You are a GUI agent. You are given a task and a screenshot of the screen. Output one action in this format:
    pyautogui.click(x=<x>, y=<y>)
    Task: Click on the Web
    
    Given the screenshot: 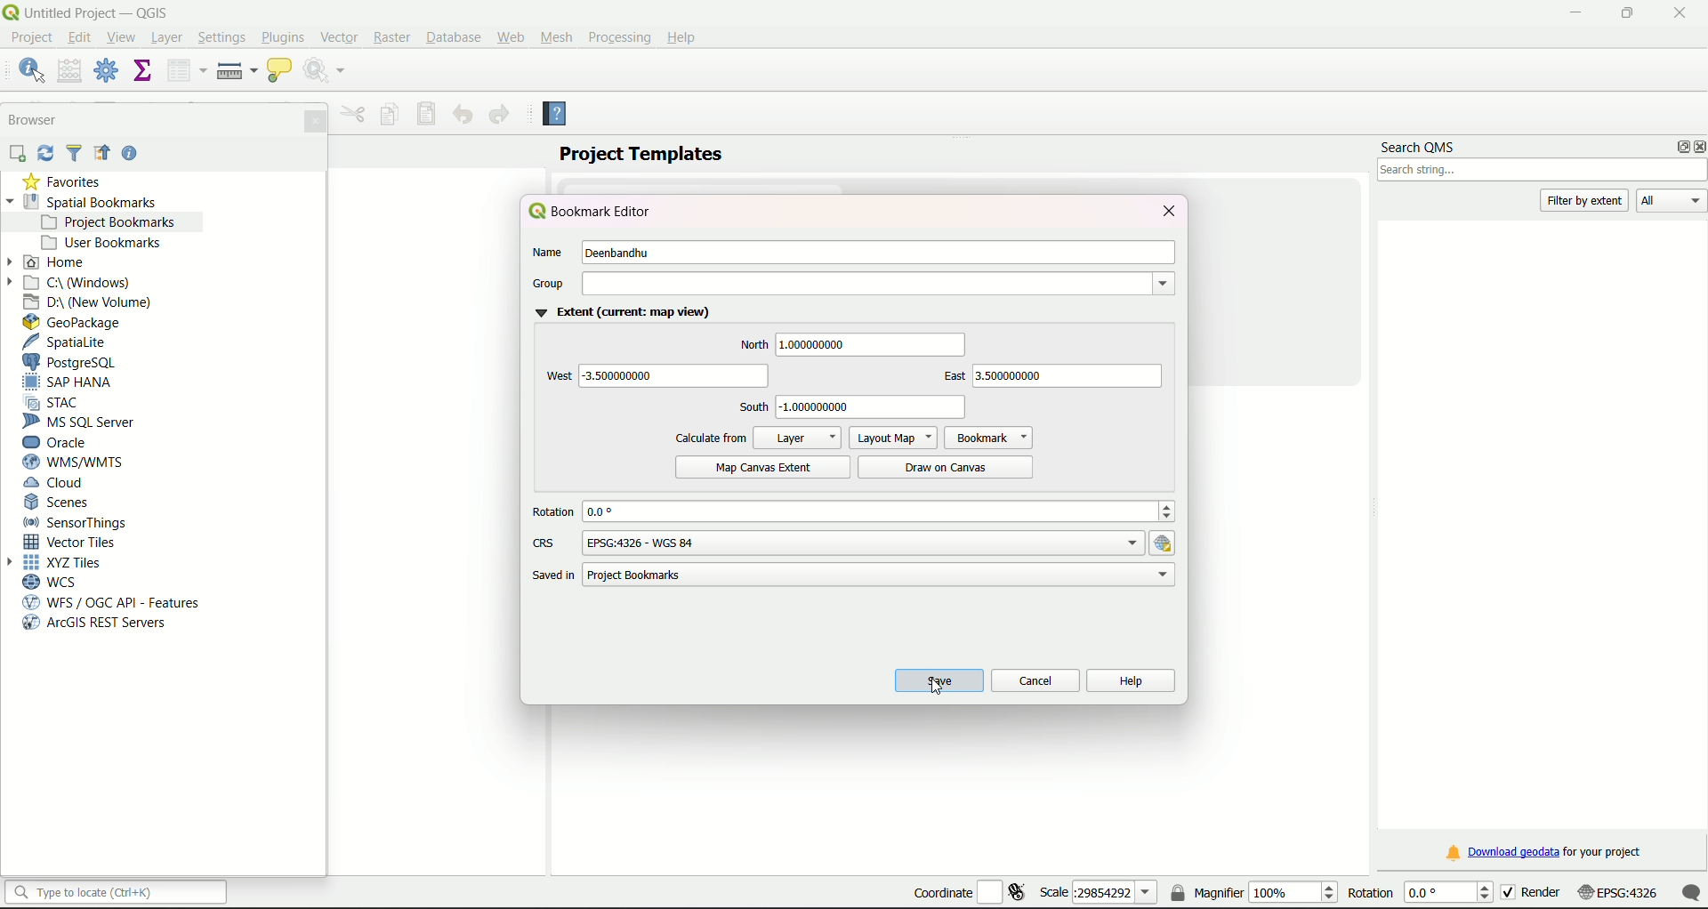 What is the action you would take?
    pyautogui.click(x=511, y=37)
    